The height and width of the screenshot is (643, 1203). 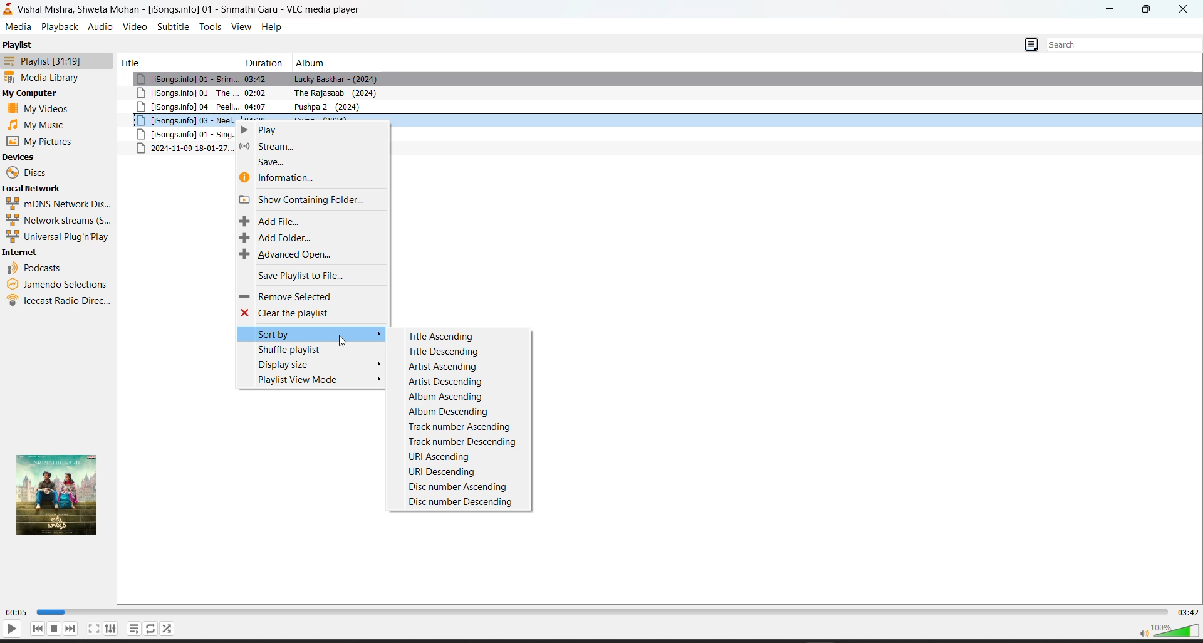 What do you see at coordinates (180, 120) in the screenshot?
I see `song` at bounding box center [180, 120].